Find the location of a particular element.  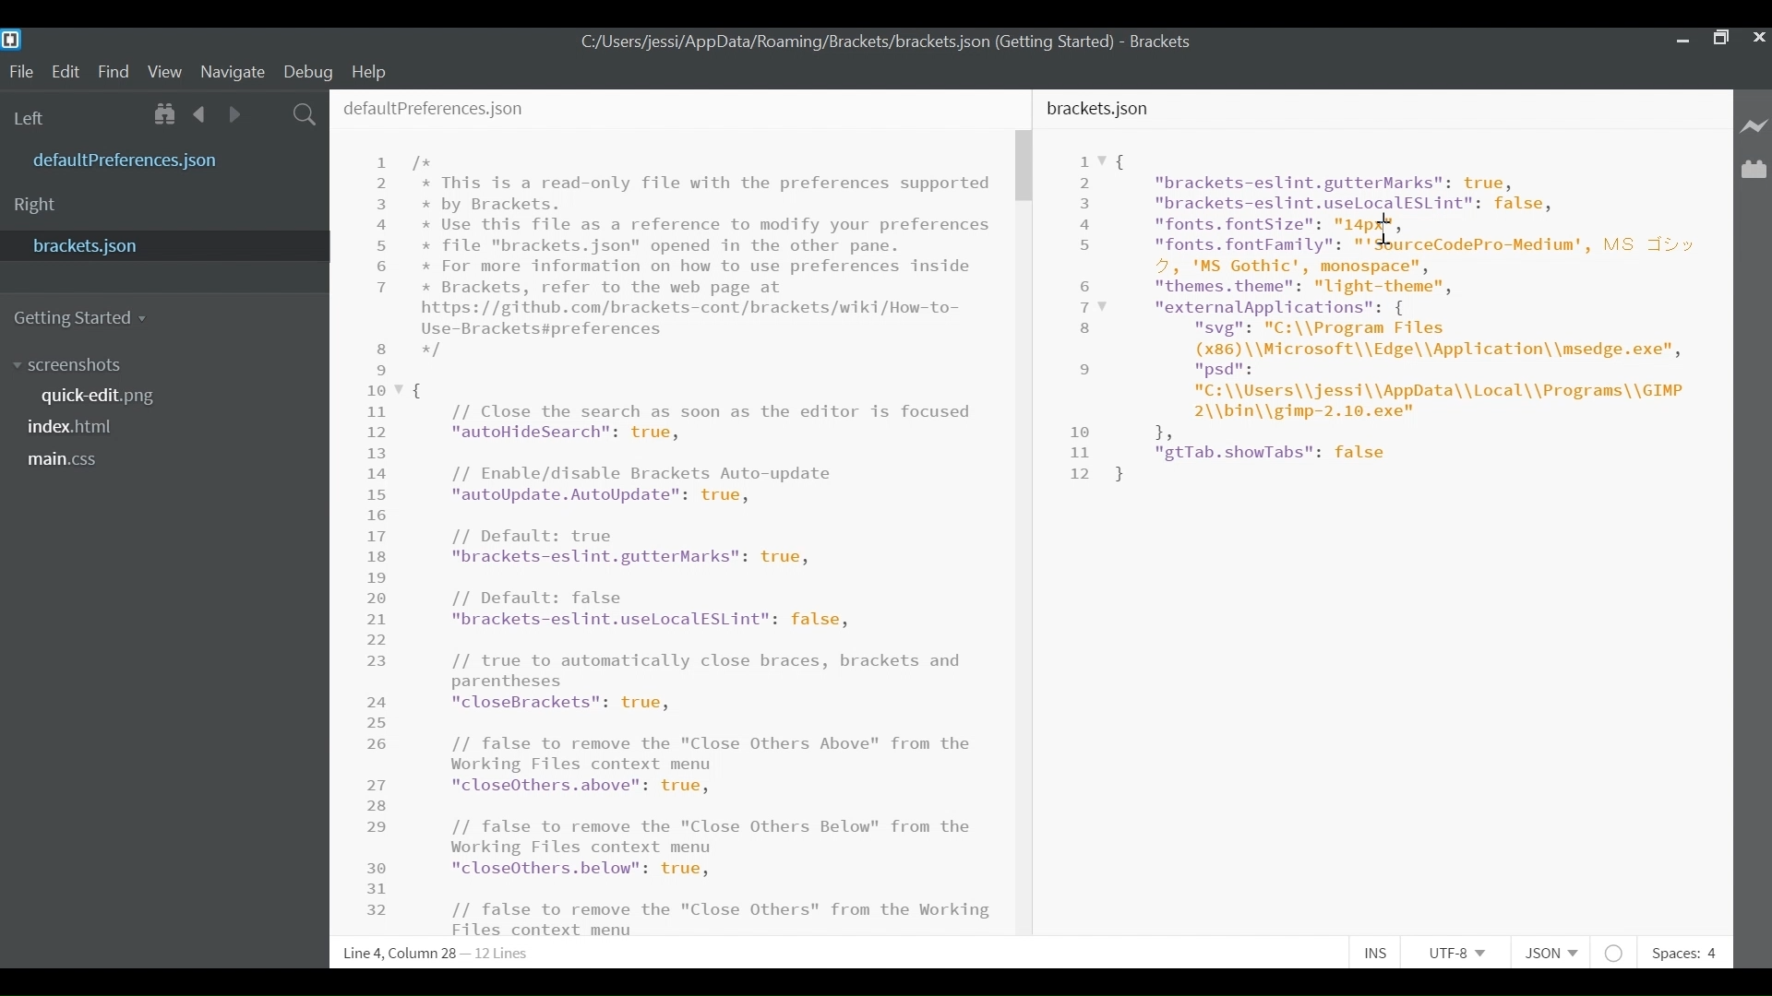

Navigate Forward is located at coordinates (232, 114).